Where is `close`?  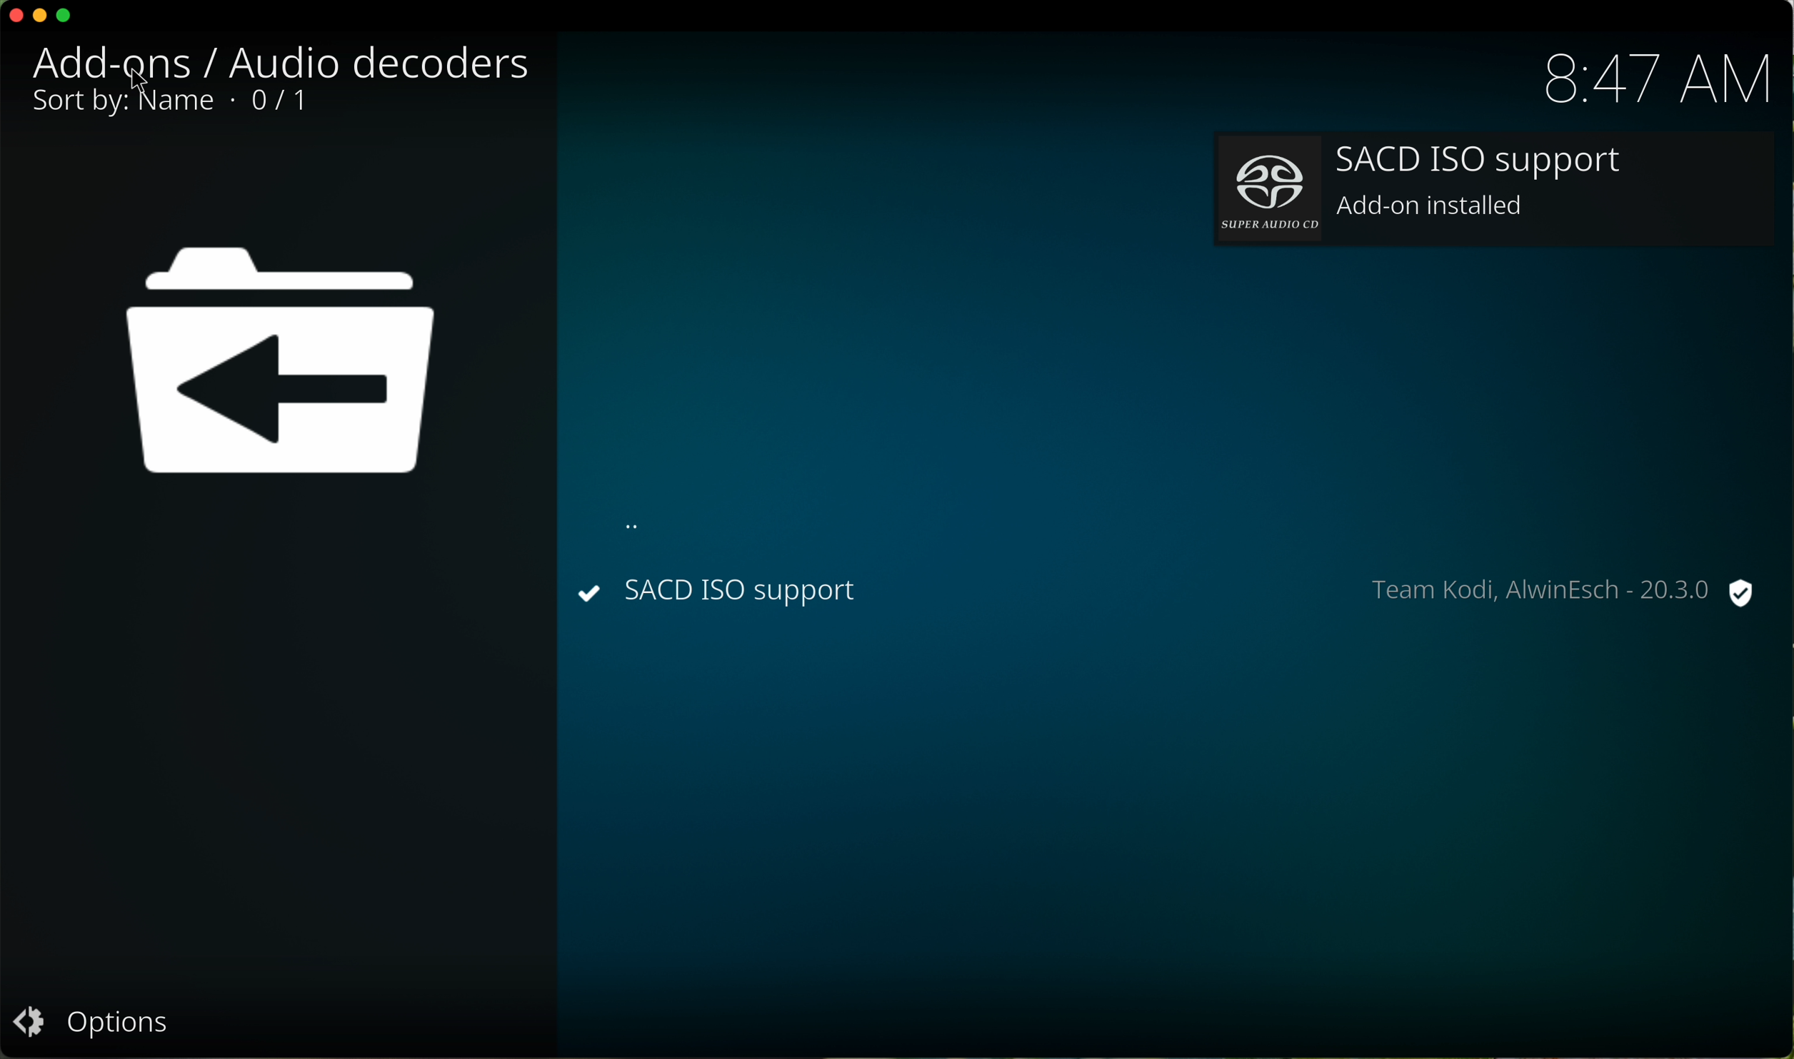 close is located at coordinates (12, 16).